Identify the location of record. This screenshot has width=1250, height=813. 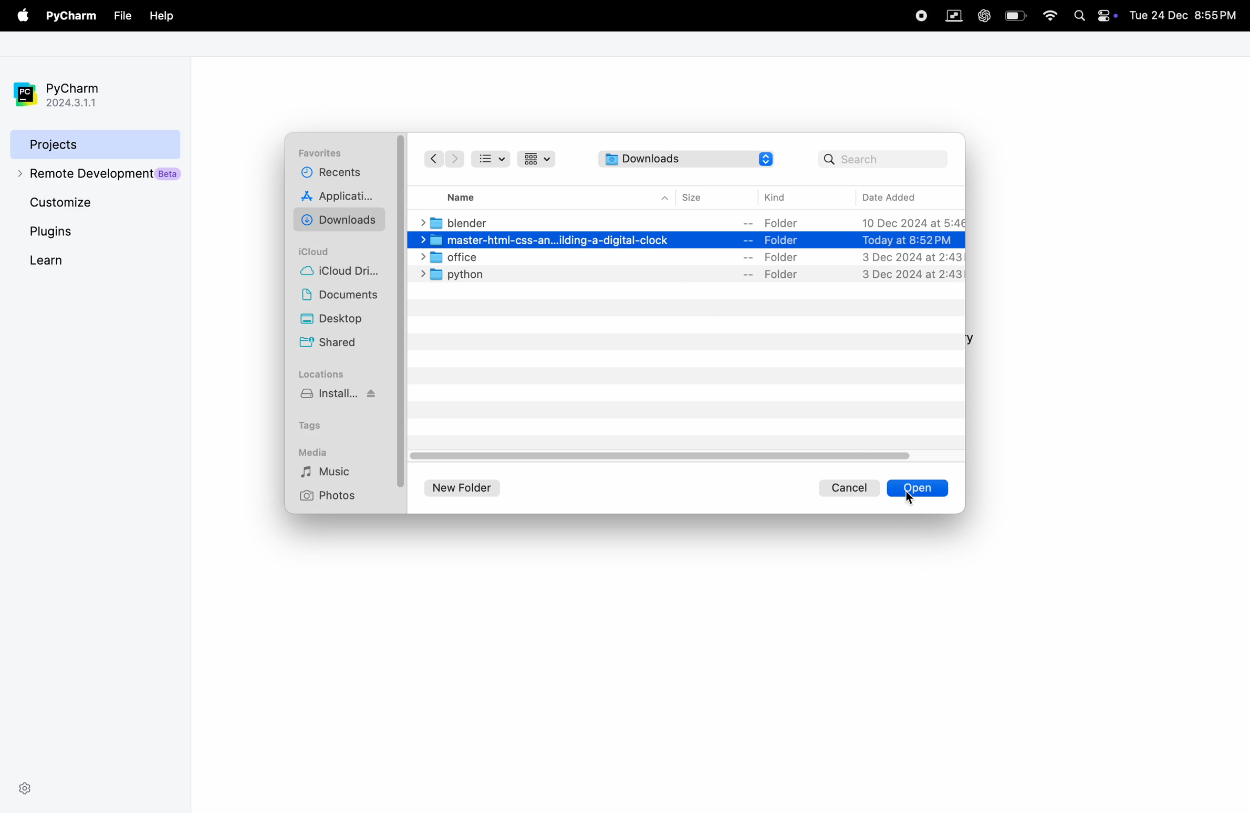
(919, 14).